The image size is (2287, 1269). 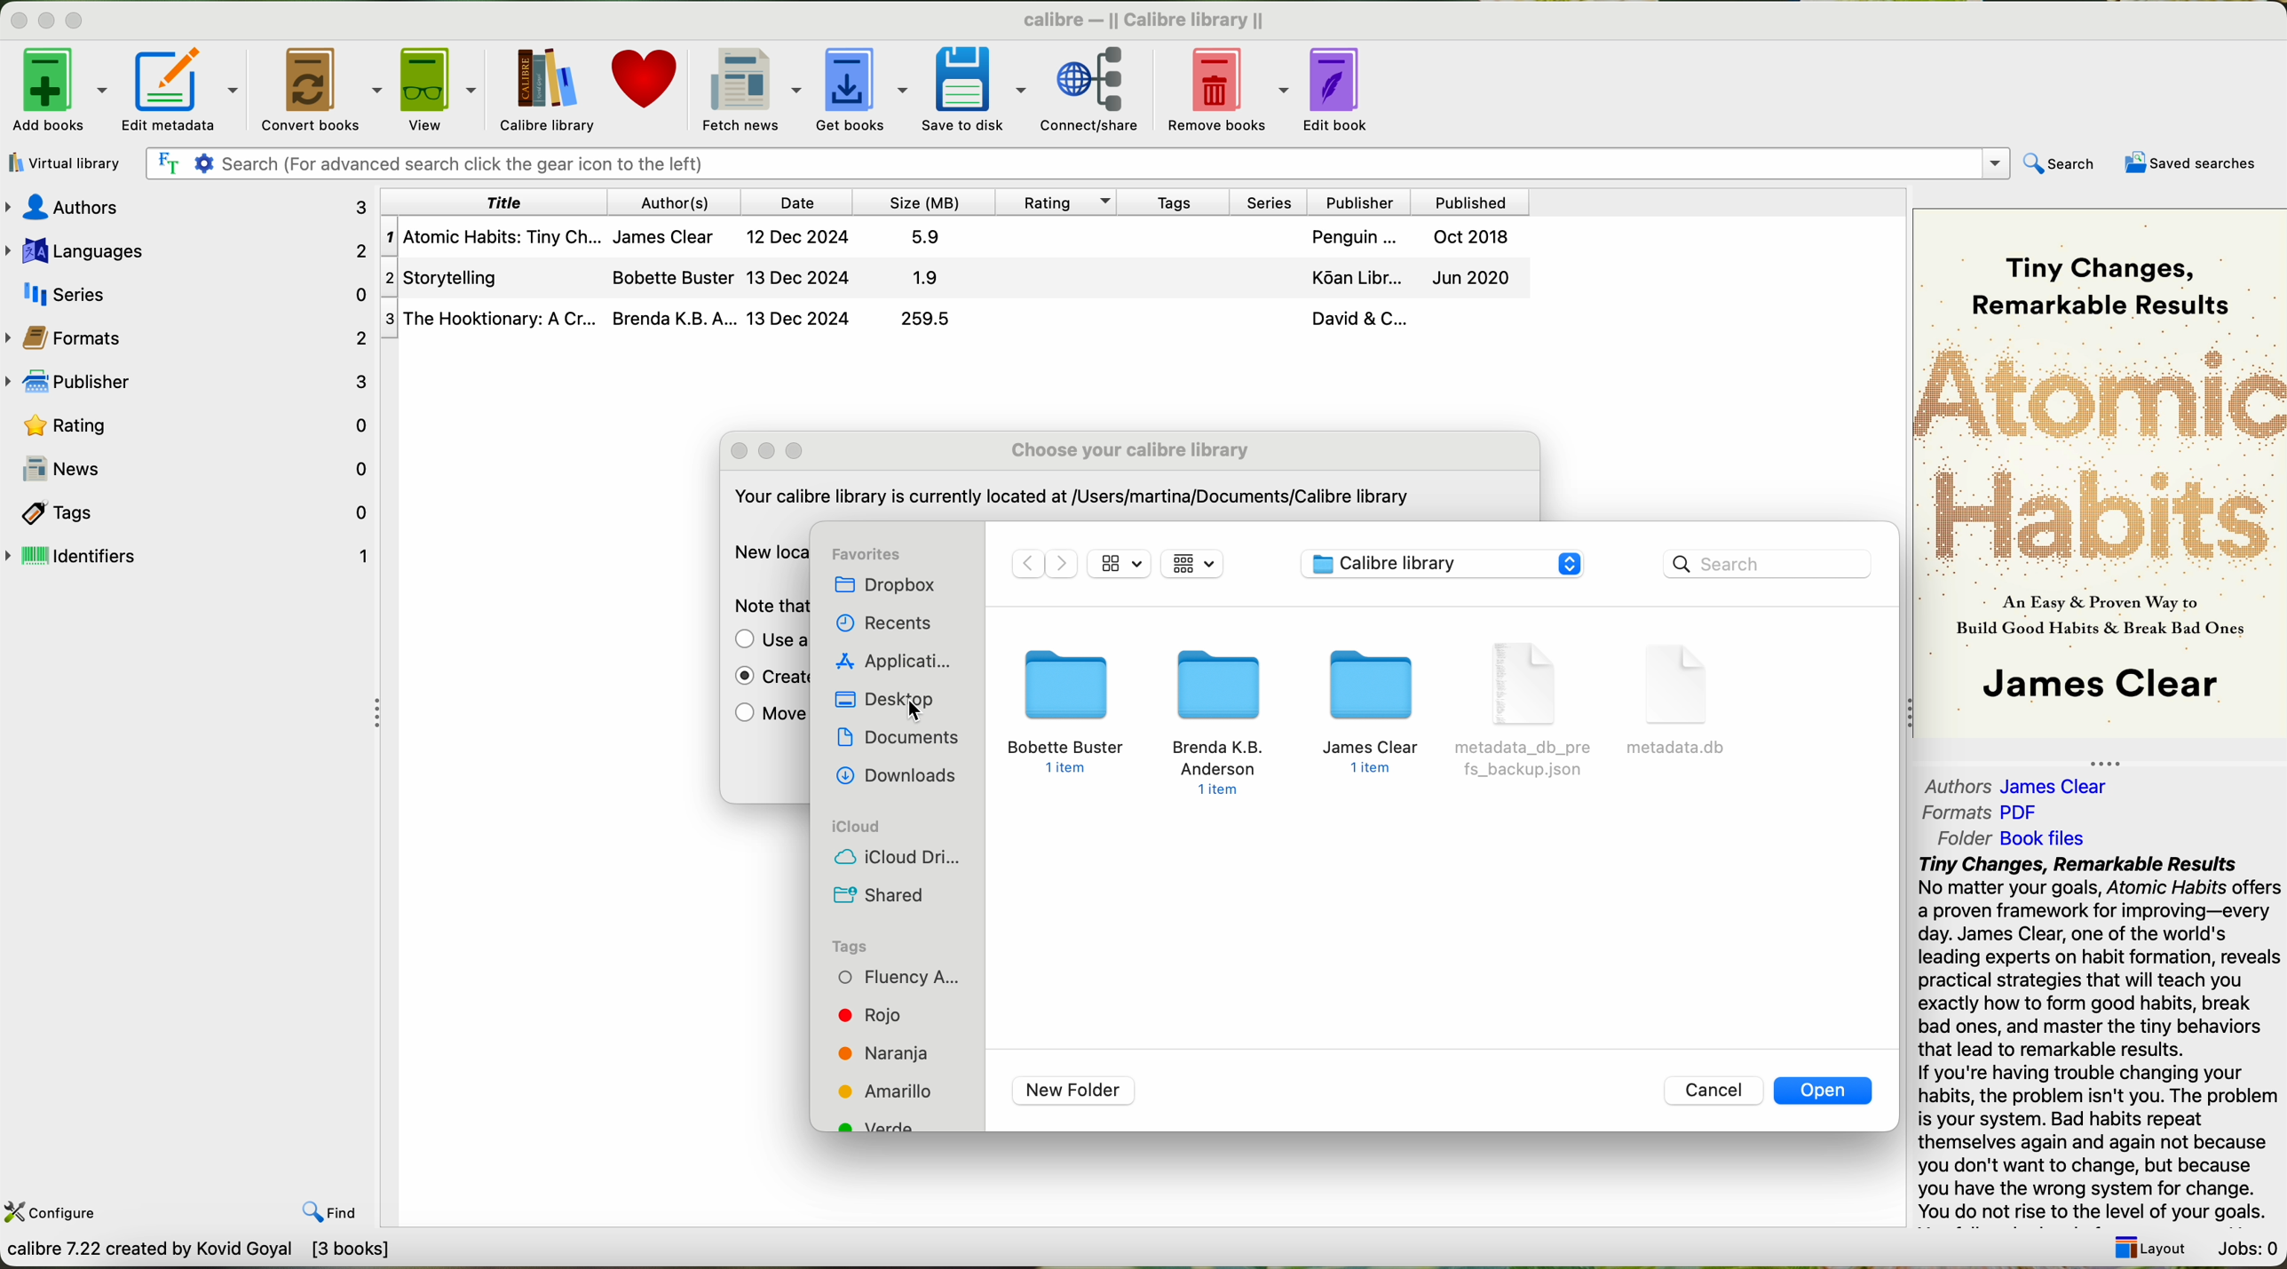 I want to click on shared, so click(x=877, y=892).